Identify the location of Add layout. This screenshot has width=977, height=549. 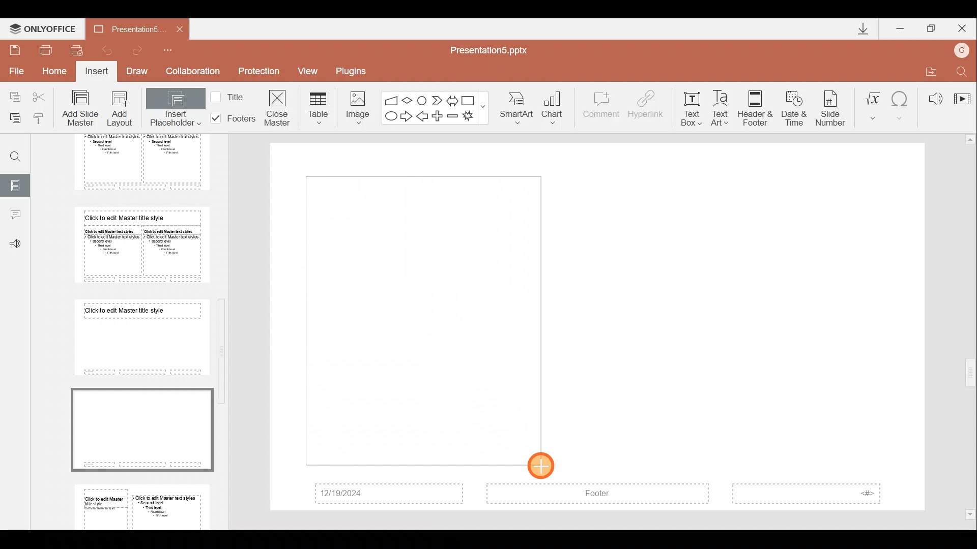
(120, 111).